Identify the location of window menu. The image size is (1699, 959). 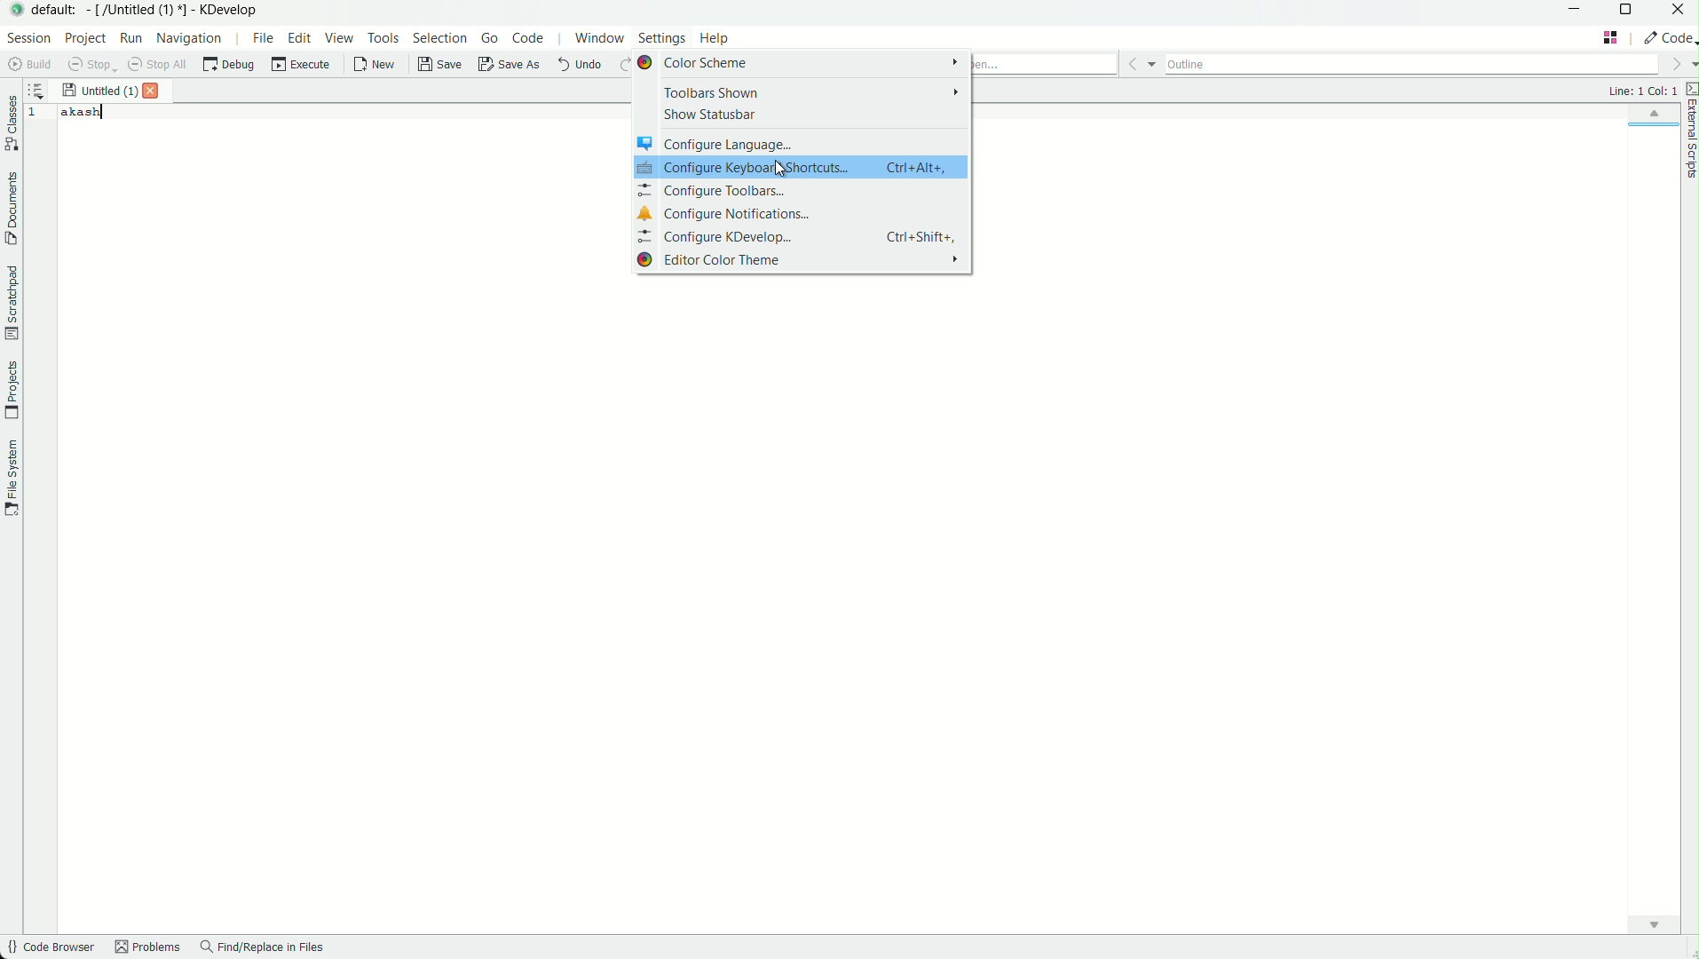
(599, 41).